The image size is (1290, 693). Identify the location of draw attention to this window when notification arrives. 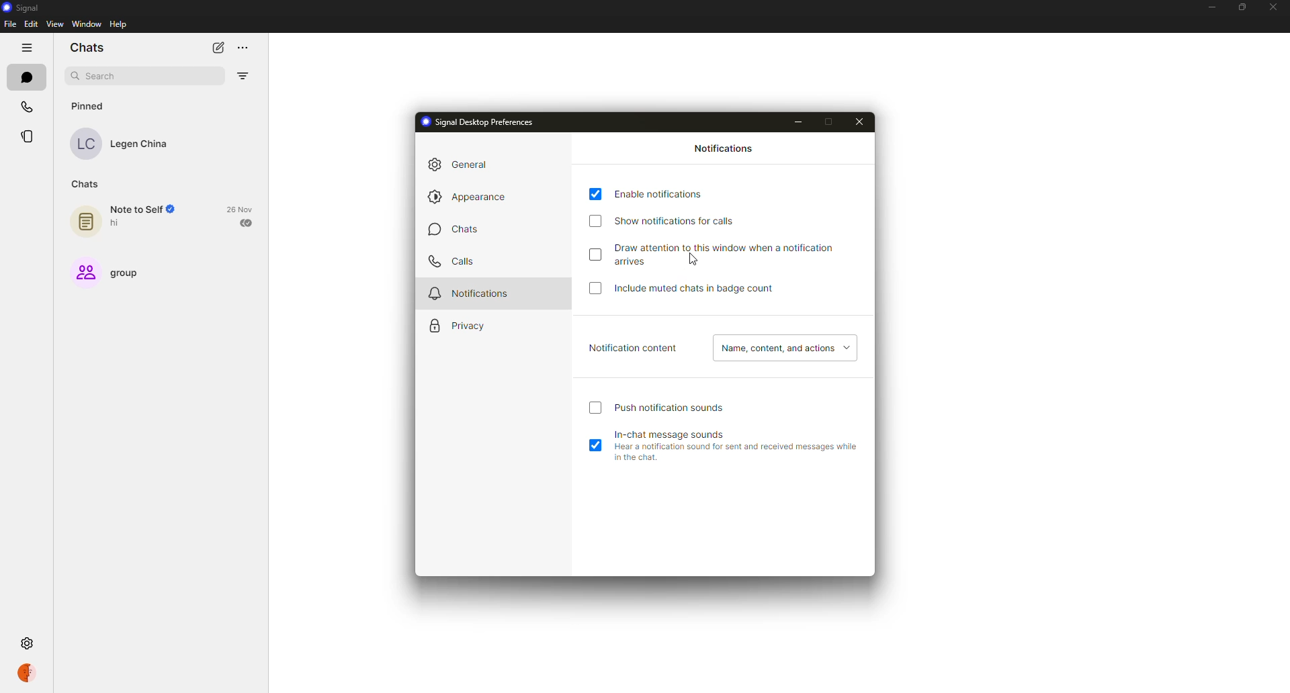
(734, 253).